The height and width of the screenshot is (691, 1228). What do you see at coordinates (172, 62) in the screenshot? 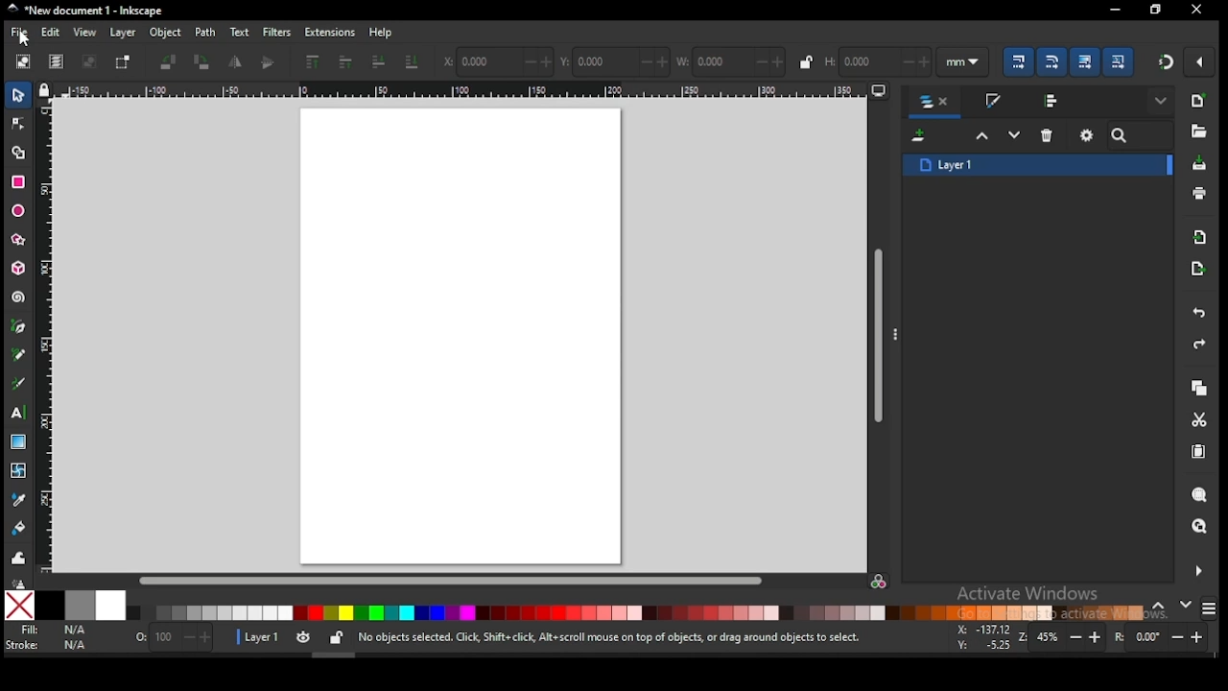
I see `object rotate 90 CCW` at bounding box center [172, 62].